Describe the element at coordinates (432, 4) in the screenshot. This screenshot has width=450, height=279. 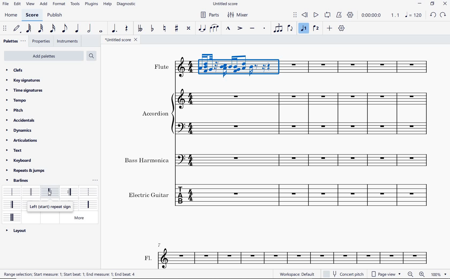
I see `RESTORE DOWN` at that location.